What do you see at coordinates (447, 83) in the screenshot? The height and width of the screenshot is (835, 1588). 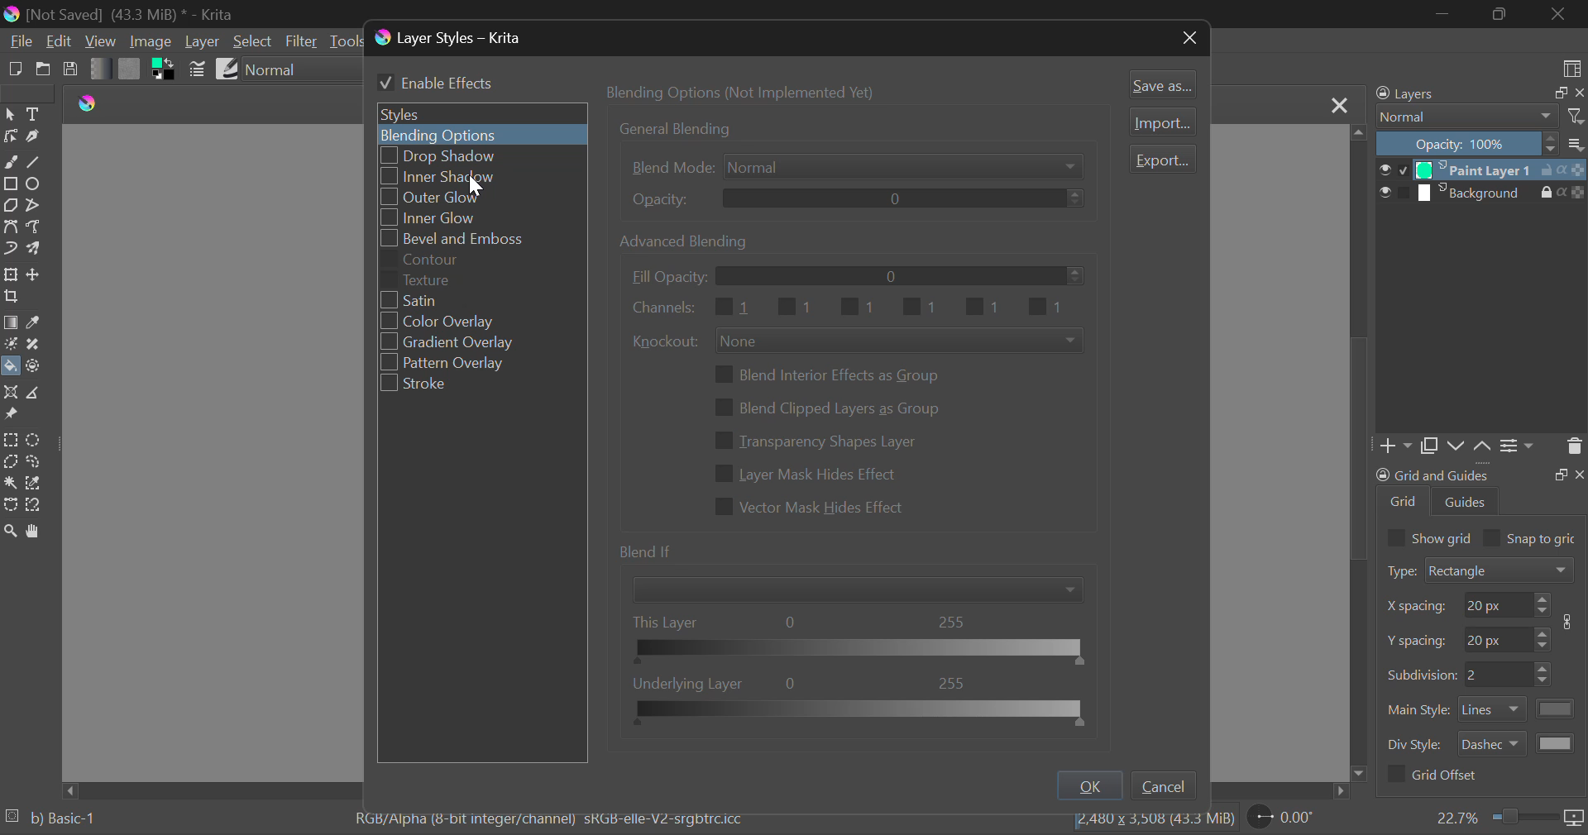 I see `Enable Effects` at bounding box center [447, 83].